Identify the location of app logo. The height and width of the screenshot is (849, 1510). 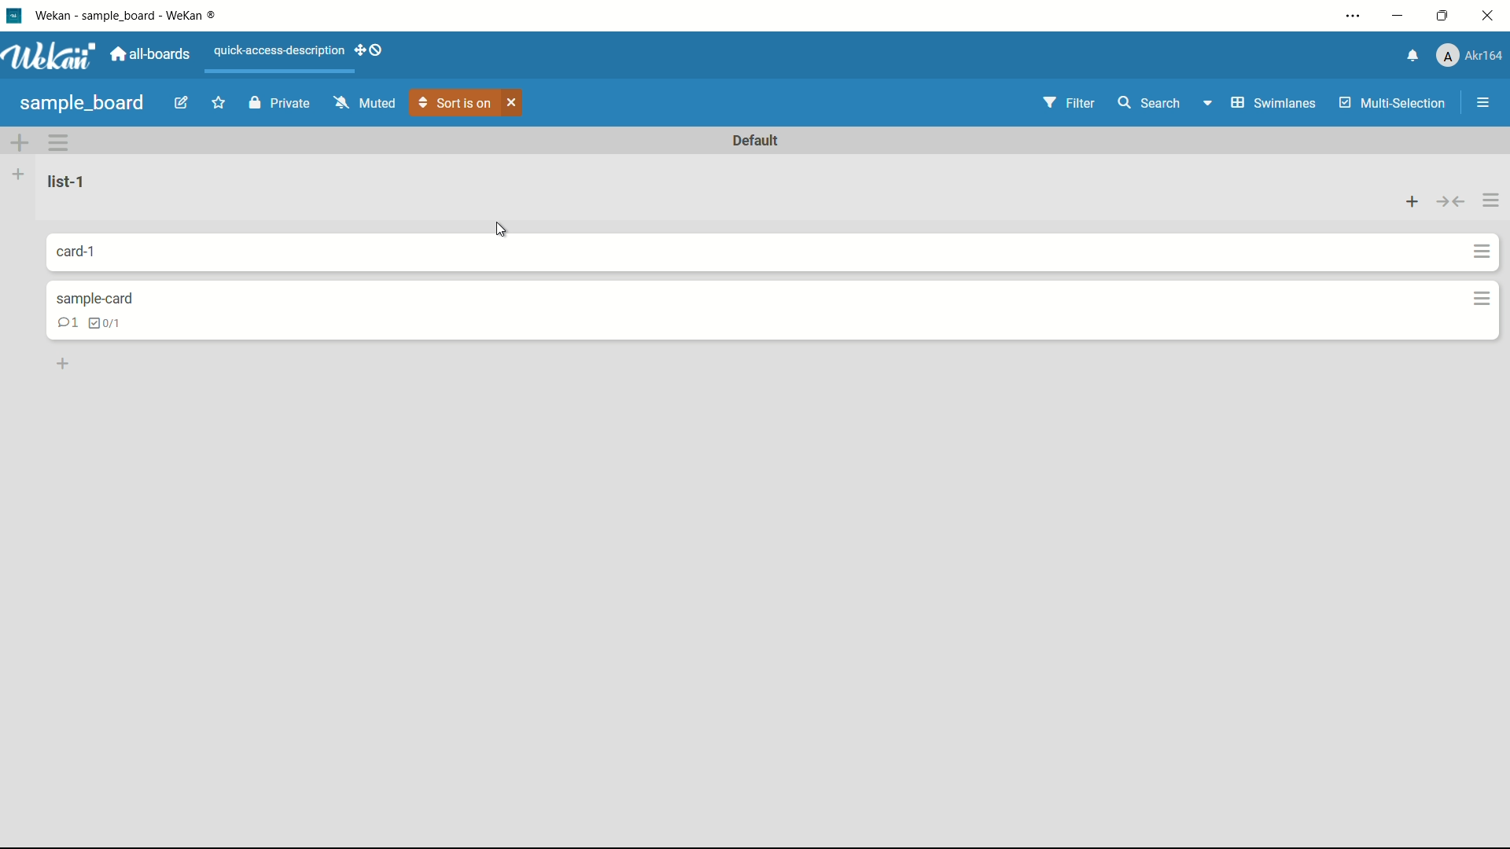
(49, 56).